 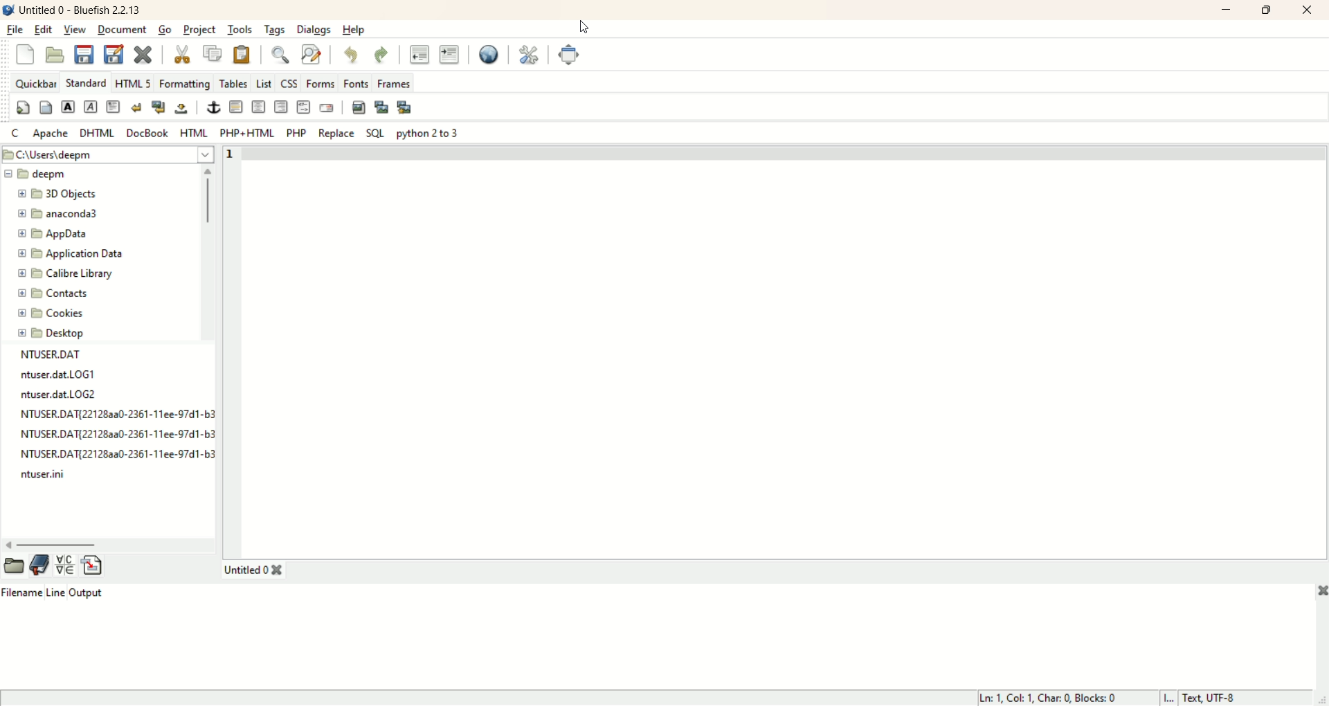 I want to click on formatting, so click(x=186, y=83).